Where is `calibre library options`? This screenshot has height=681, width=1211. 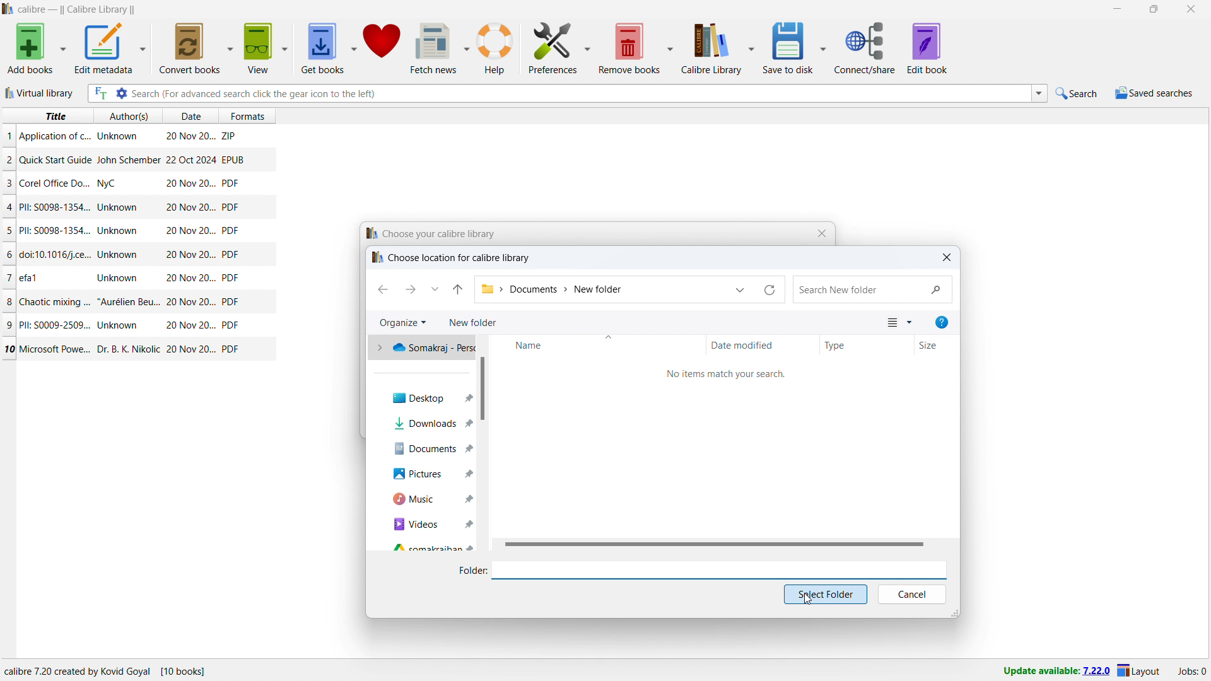
calibre library options is located at coordinates (752, 49).